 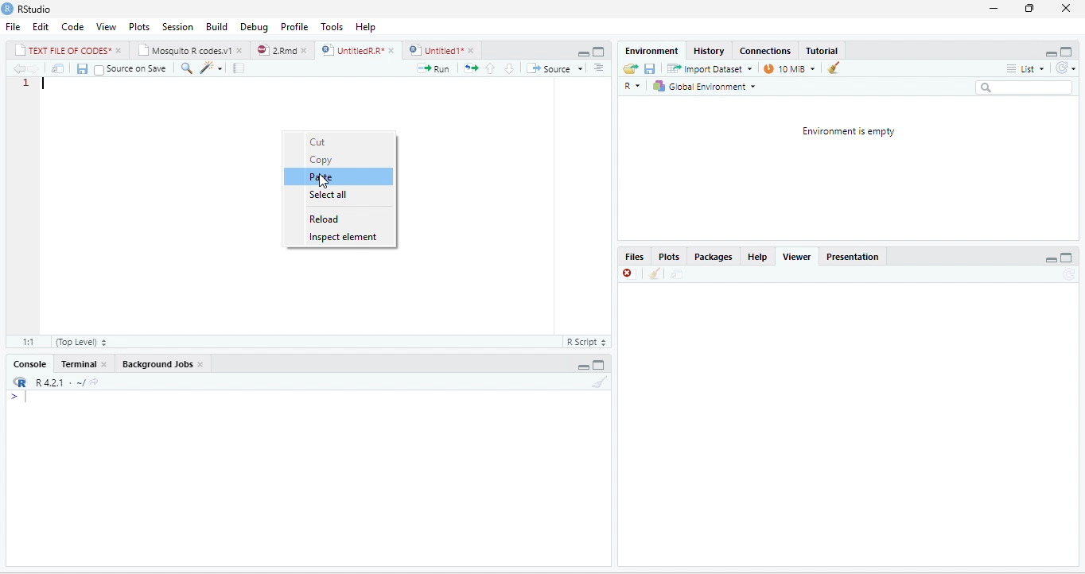 I want to click on close, so click(x=106, y=364).